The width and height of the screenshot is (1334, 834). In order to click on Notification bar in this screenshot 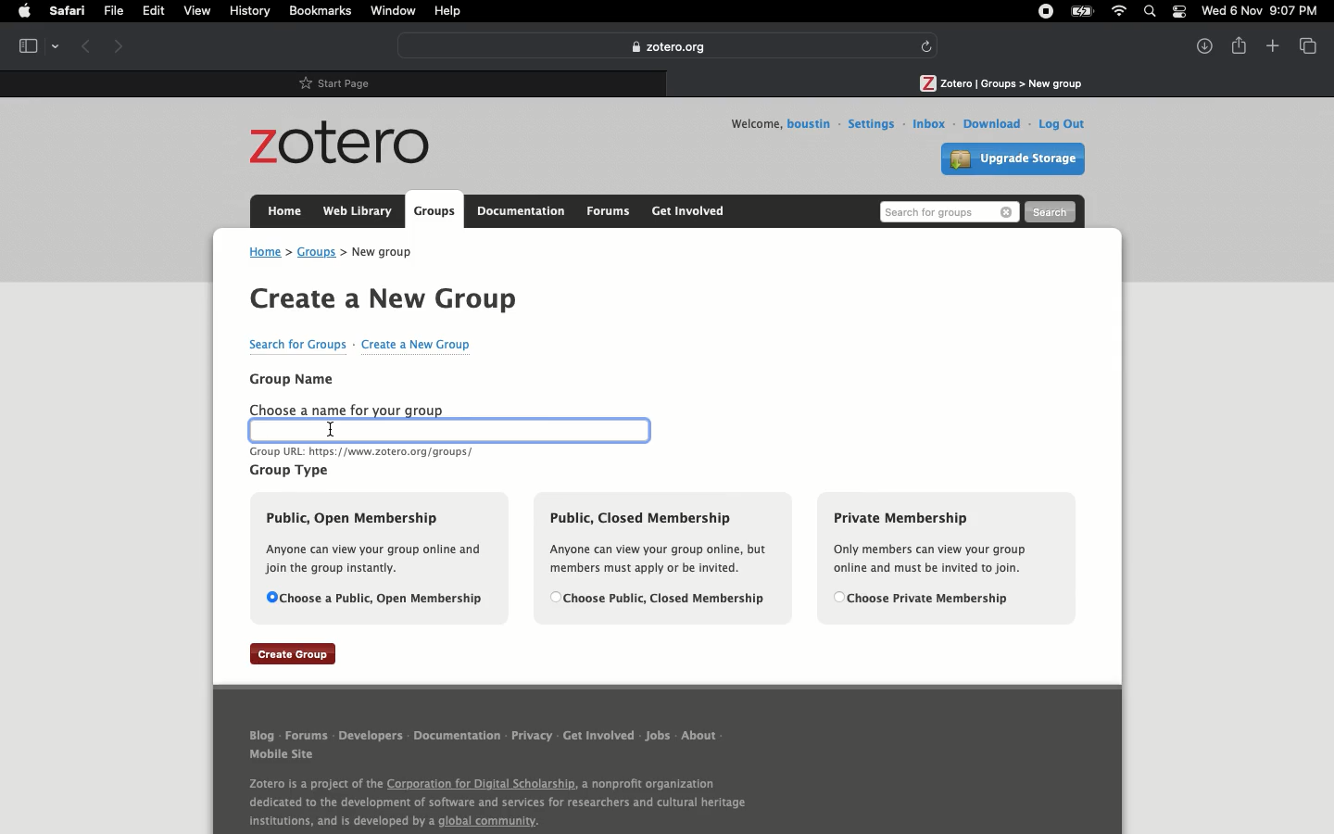, I will do `click(1177, 14)`.